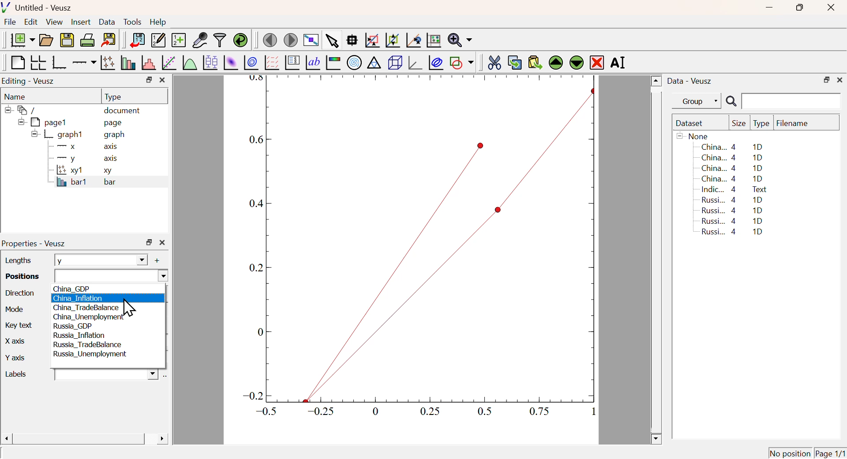 The height and width of the screenshot is (459, 847). I want to click on Restore Down, so click(826, 80).